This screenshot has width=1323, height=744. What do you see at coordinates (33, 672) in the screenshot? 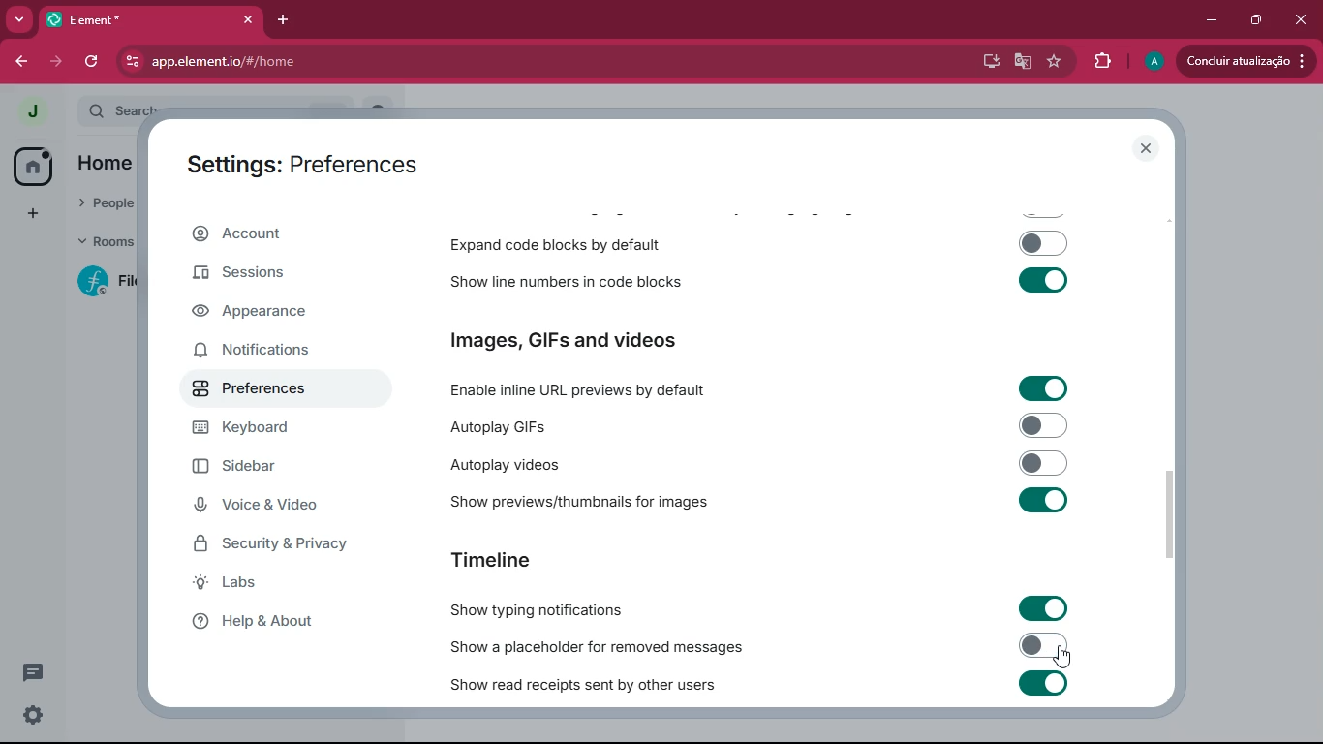
I see `threads` at bounding box center [33, 672].